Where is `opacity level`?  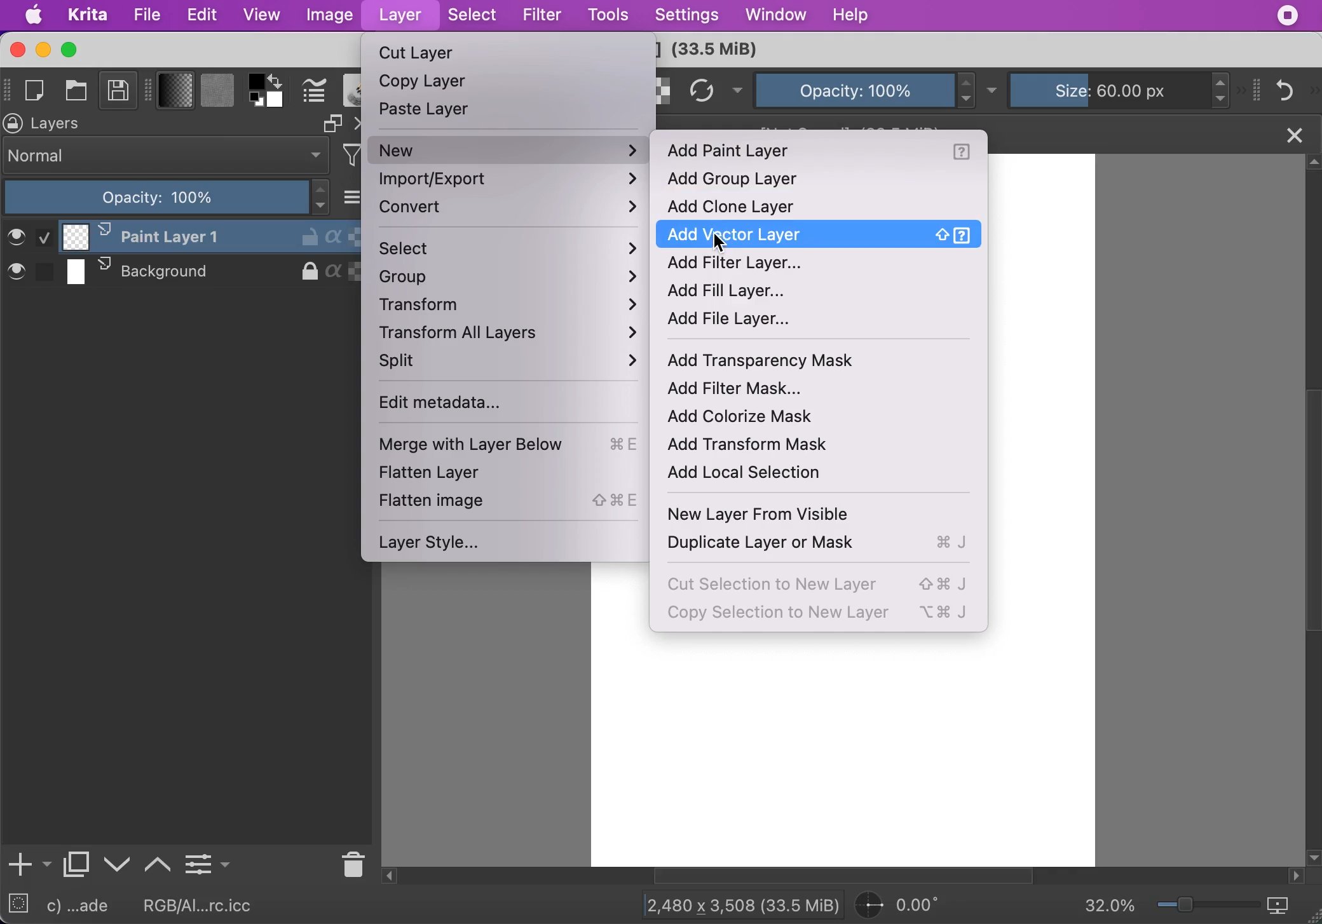
opacity level is located at coordinates (168, 198).